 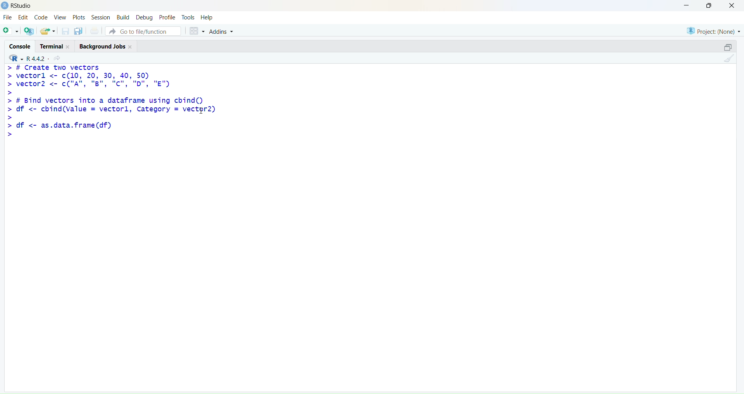 What do you see at coordinates (79, 17) in the screenshot?
I see `Plots` at bounding box center [79, 17].